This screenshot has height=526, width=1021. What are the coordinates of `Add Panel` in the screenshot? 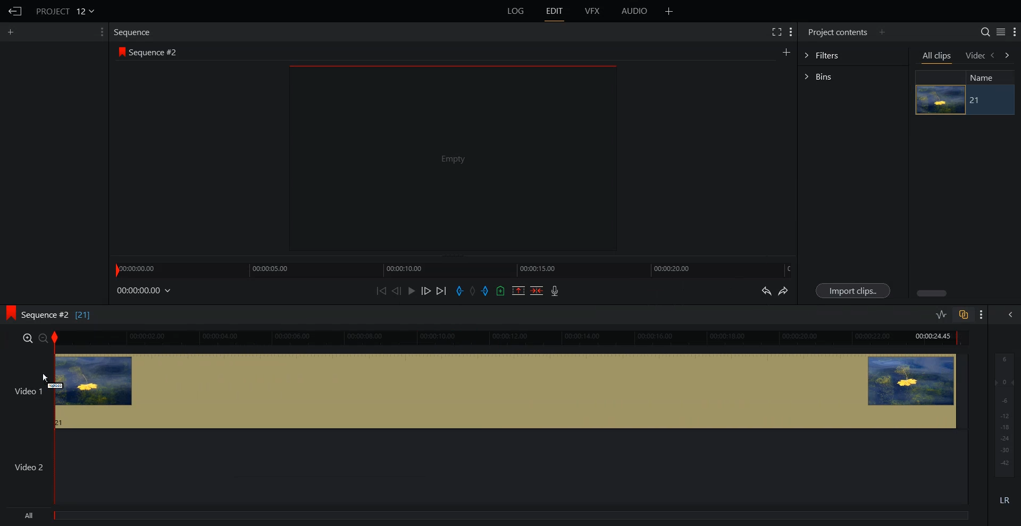 It's located at (13, 31).